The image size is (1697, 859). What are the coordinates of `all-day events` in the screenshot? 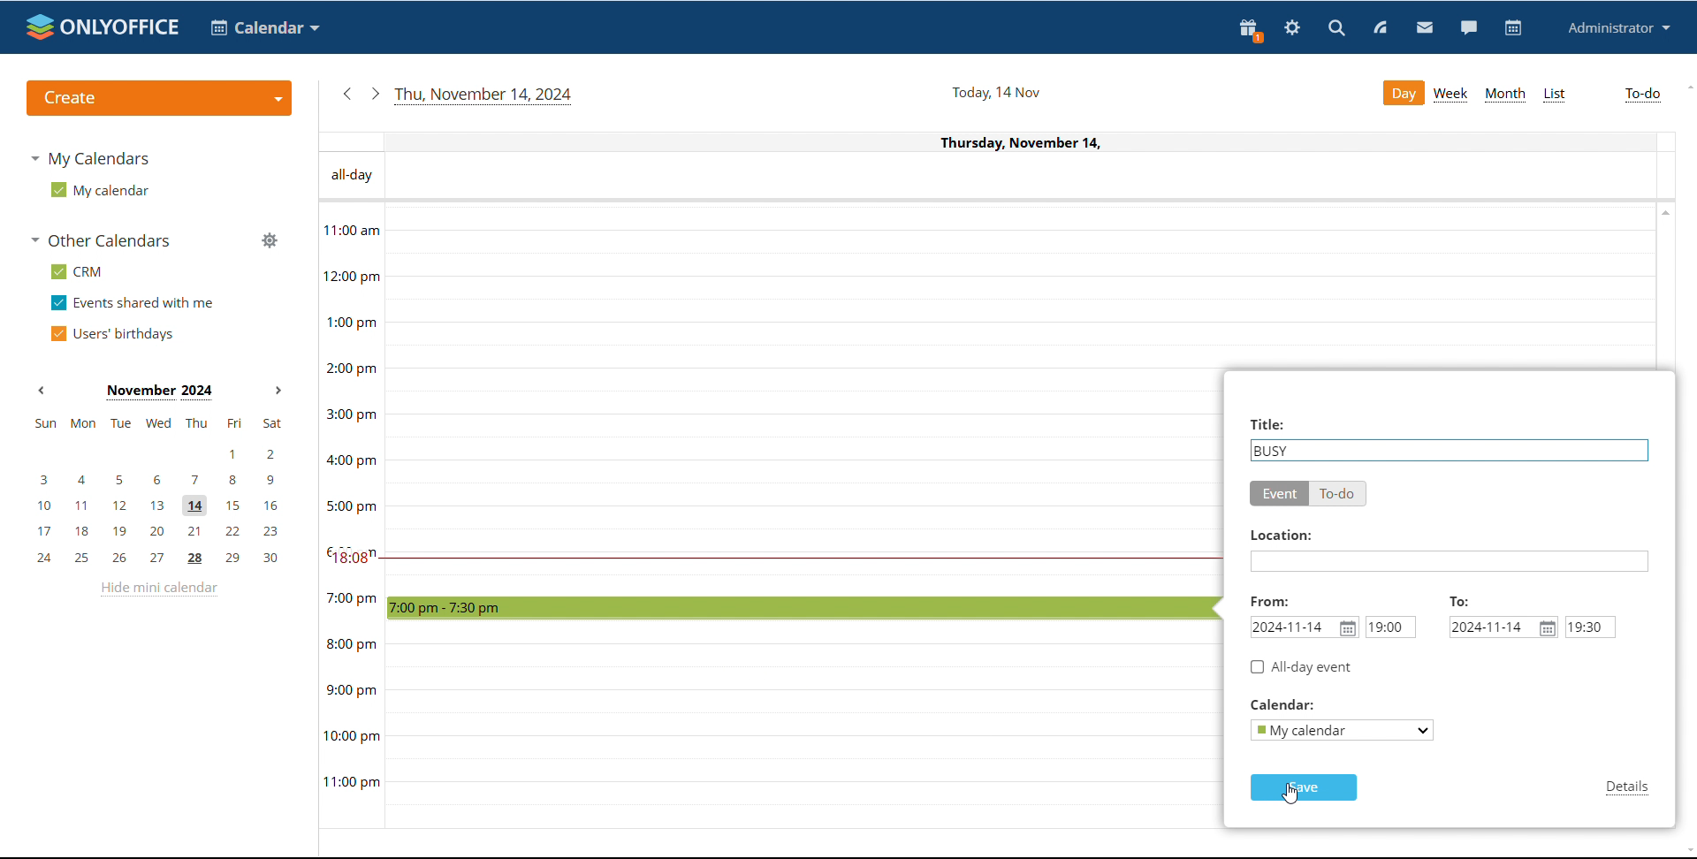 It's located at (1033, 177).